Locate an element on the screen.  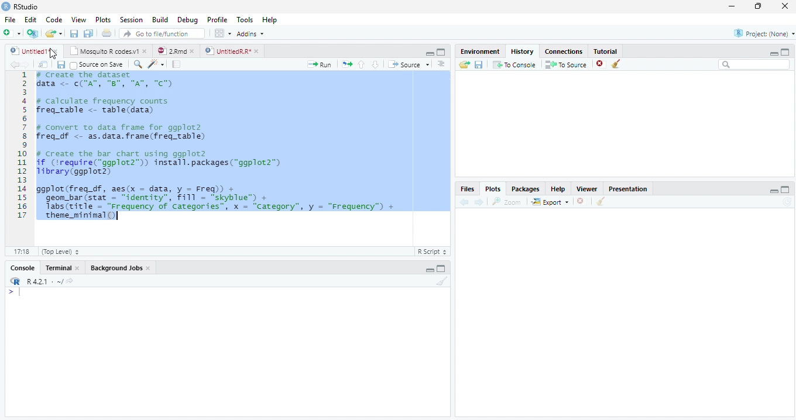
Help is located at coordinates (270, 19).